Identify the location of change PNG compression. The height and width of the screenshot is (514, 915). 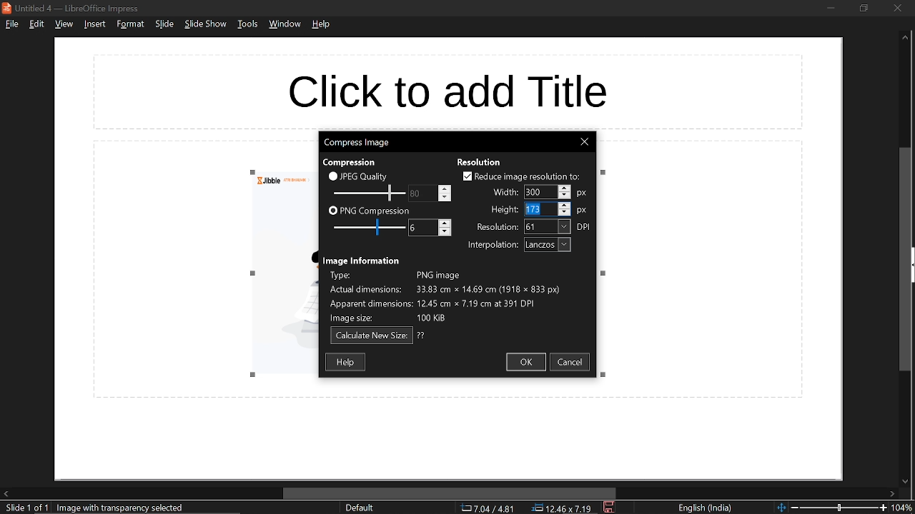
(416, 227).